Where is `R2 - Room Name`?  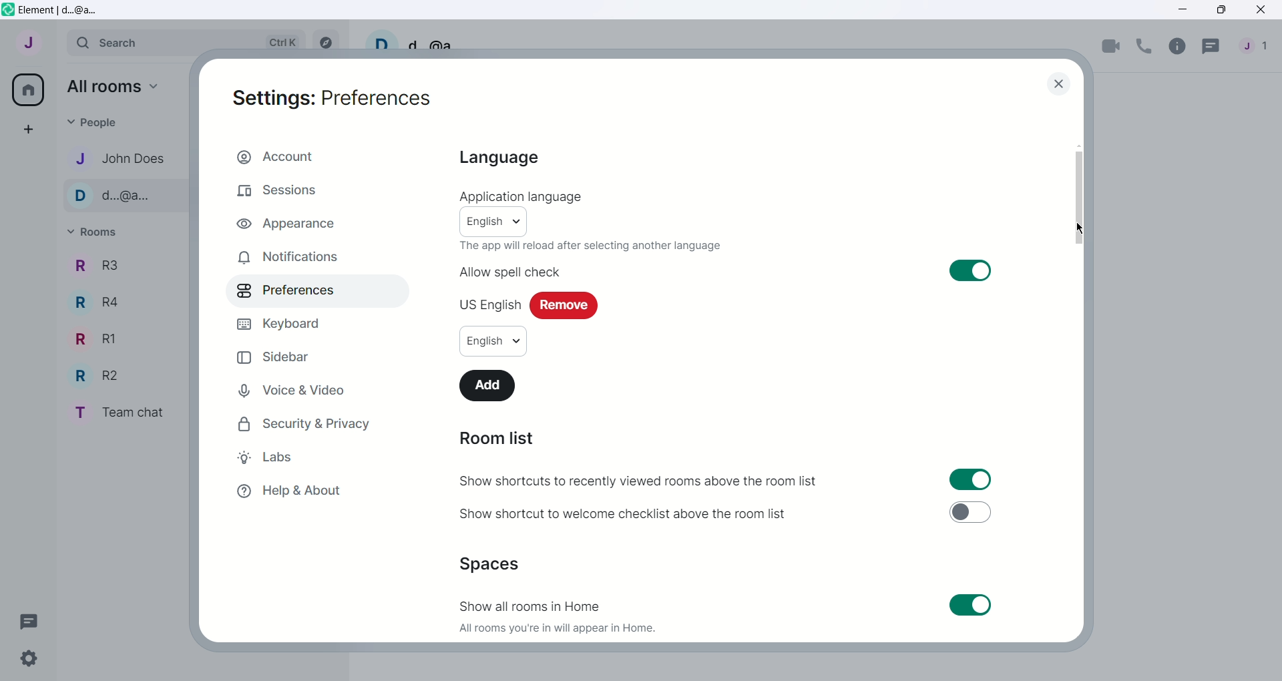
R2 - Room Name is located at coordinates (101, 375).